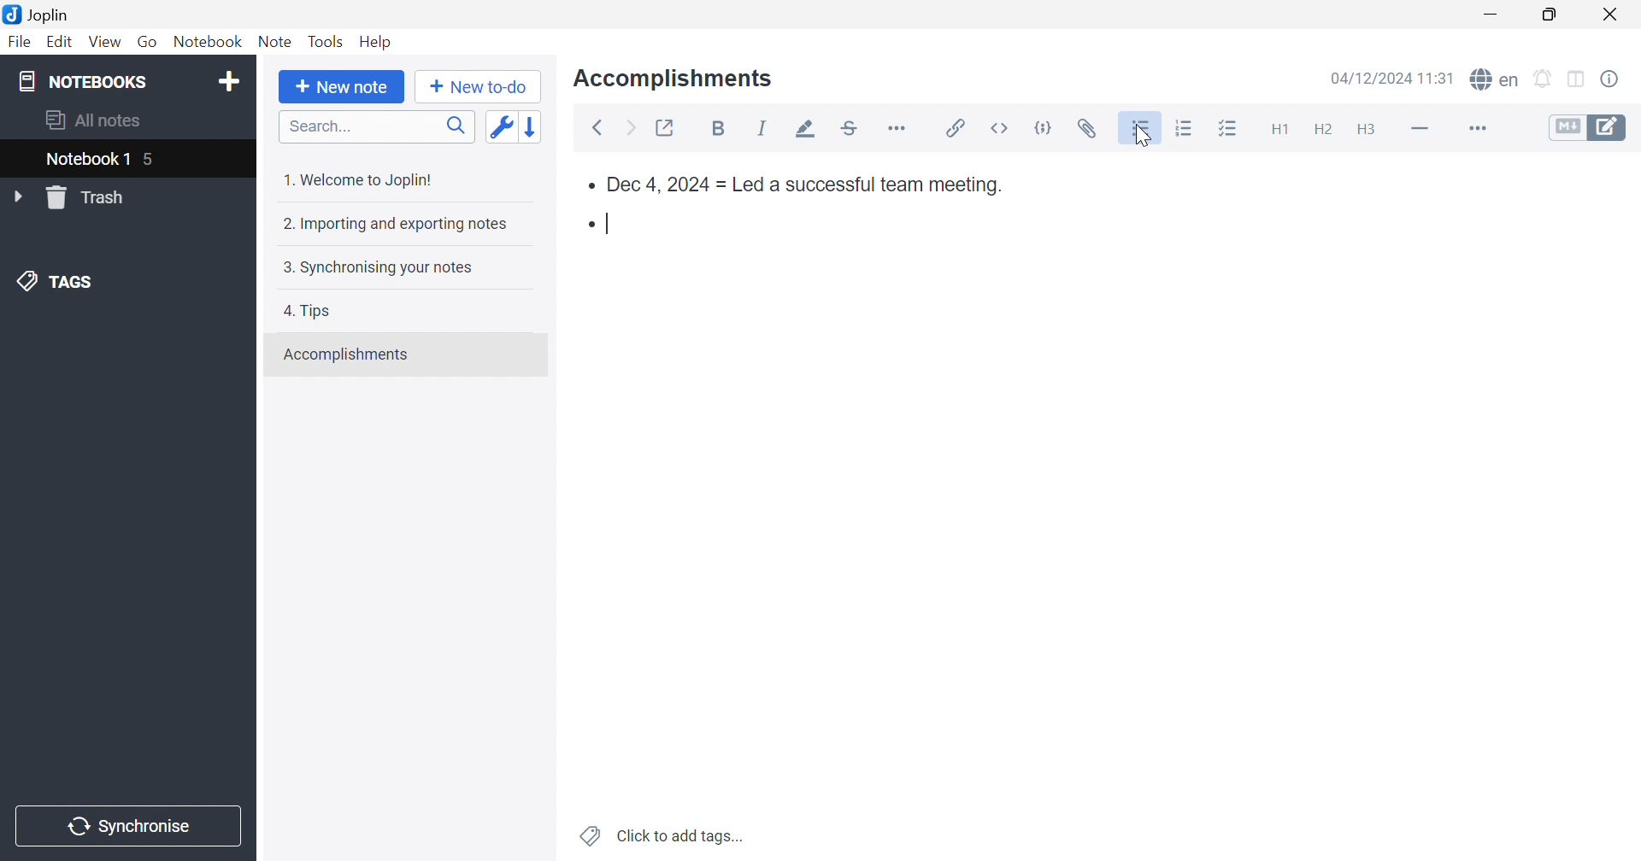 The height and width of the screenshot is (861, 1641). What do you see at coordinates (377, 266) in the screenshot?
I see `3. Synchronising your notes` at bounding box center [377, 266].